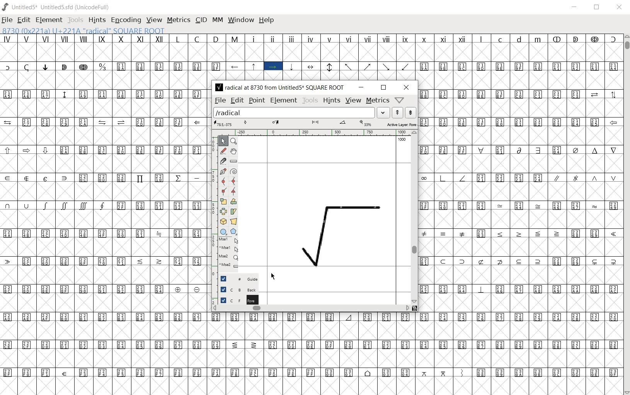 The image size is (630, 395). Describe the element at coordinates (235, 141) in the screenshot. I see `magnify` at that location.